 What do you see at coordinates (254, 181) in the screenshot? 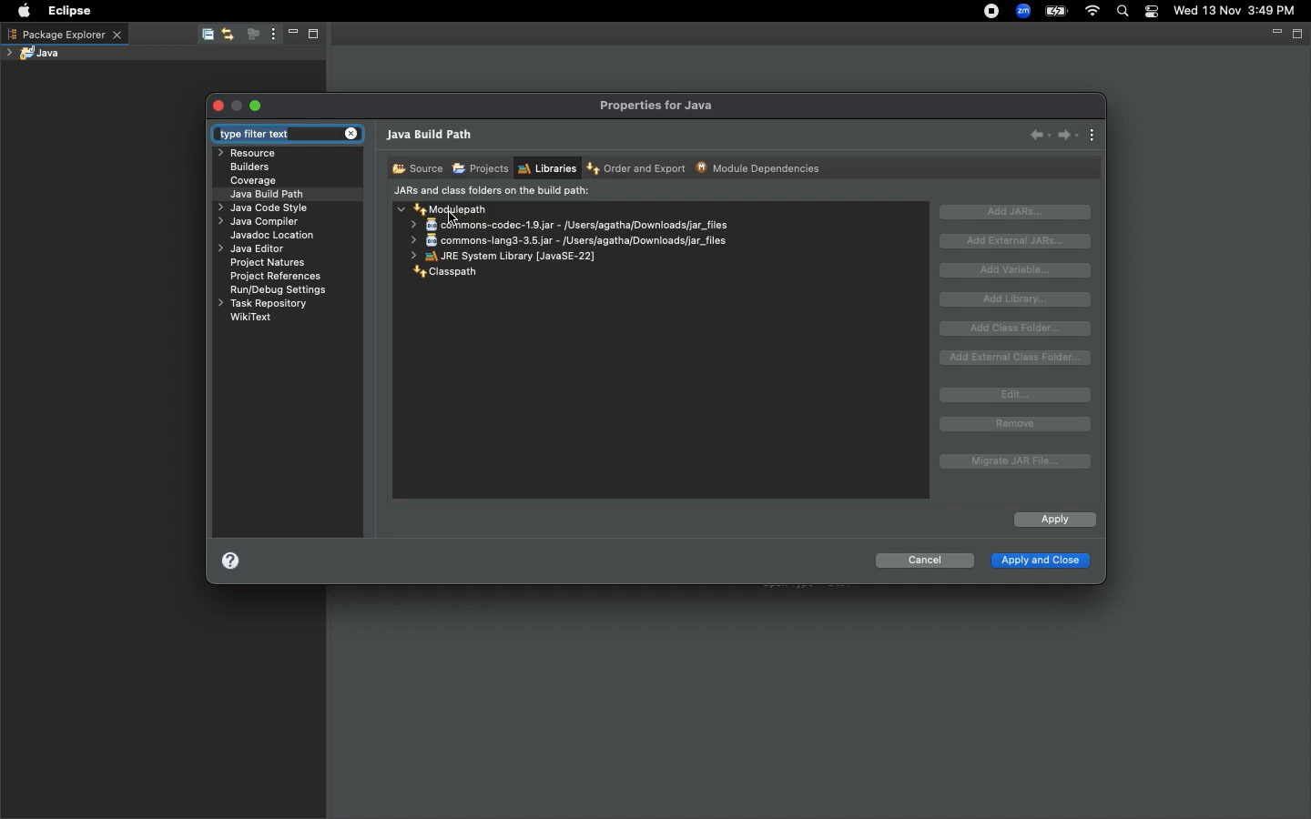
I see `Coverage` at bounding box center [254, 181].